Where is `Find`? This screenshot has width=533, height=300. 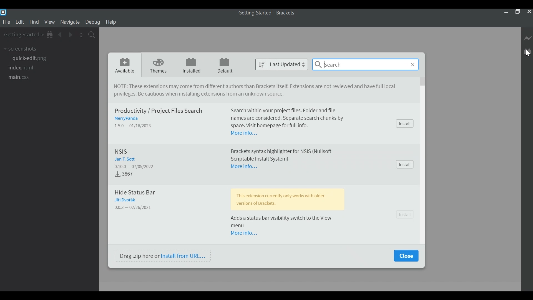 Find is located at coordinates (34, 22).